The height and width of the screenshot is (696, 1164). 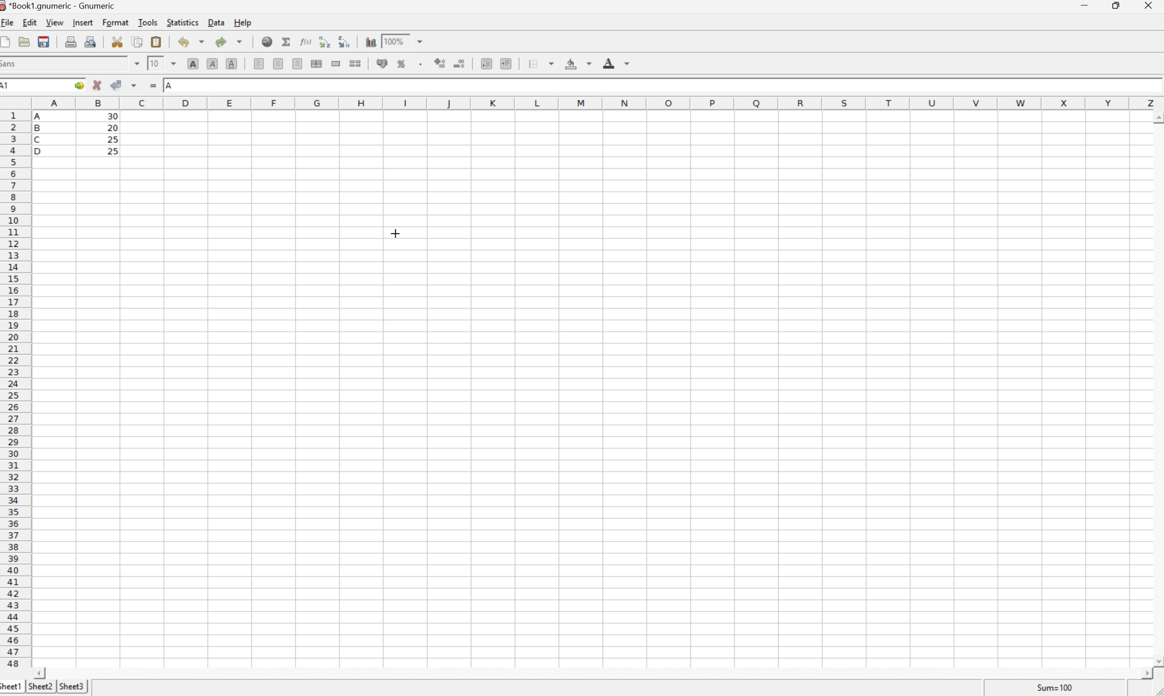 What do you see at coordinates (116, 23) in the screenshot?
I see `Format` at bounding box center [116, 23].